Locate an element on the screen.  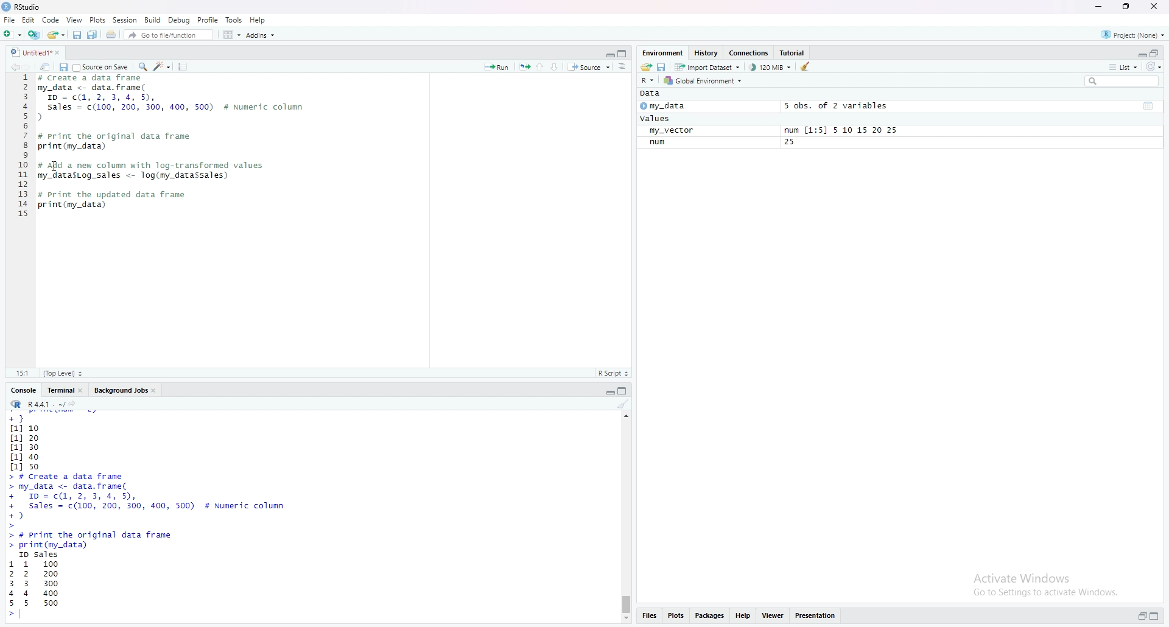
Session is located at coordinates (123, 19).